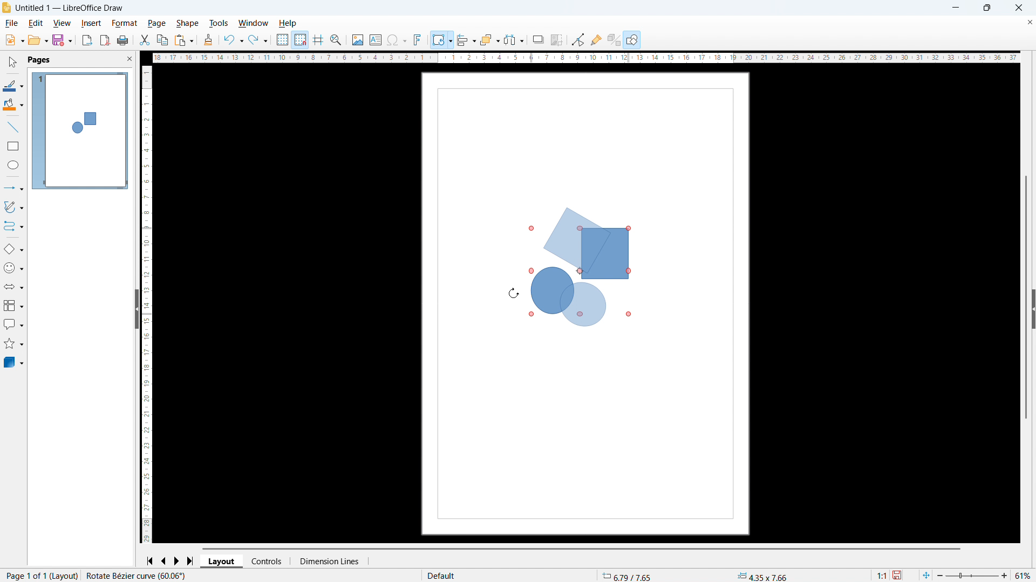 This screenshot has height=582, width=1036. I want to click on Line colour , so click(13, 86).